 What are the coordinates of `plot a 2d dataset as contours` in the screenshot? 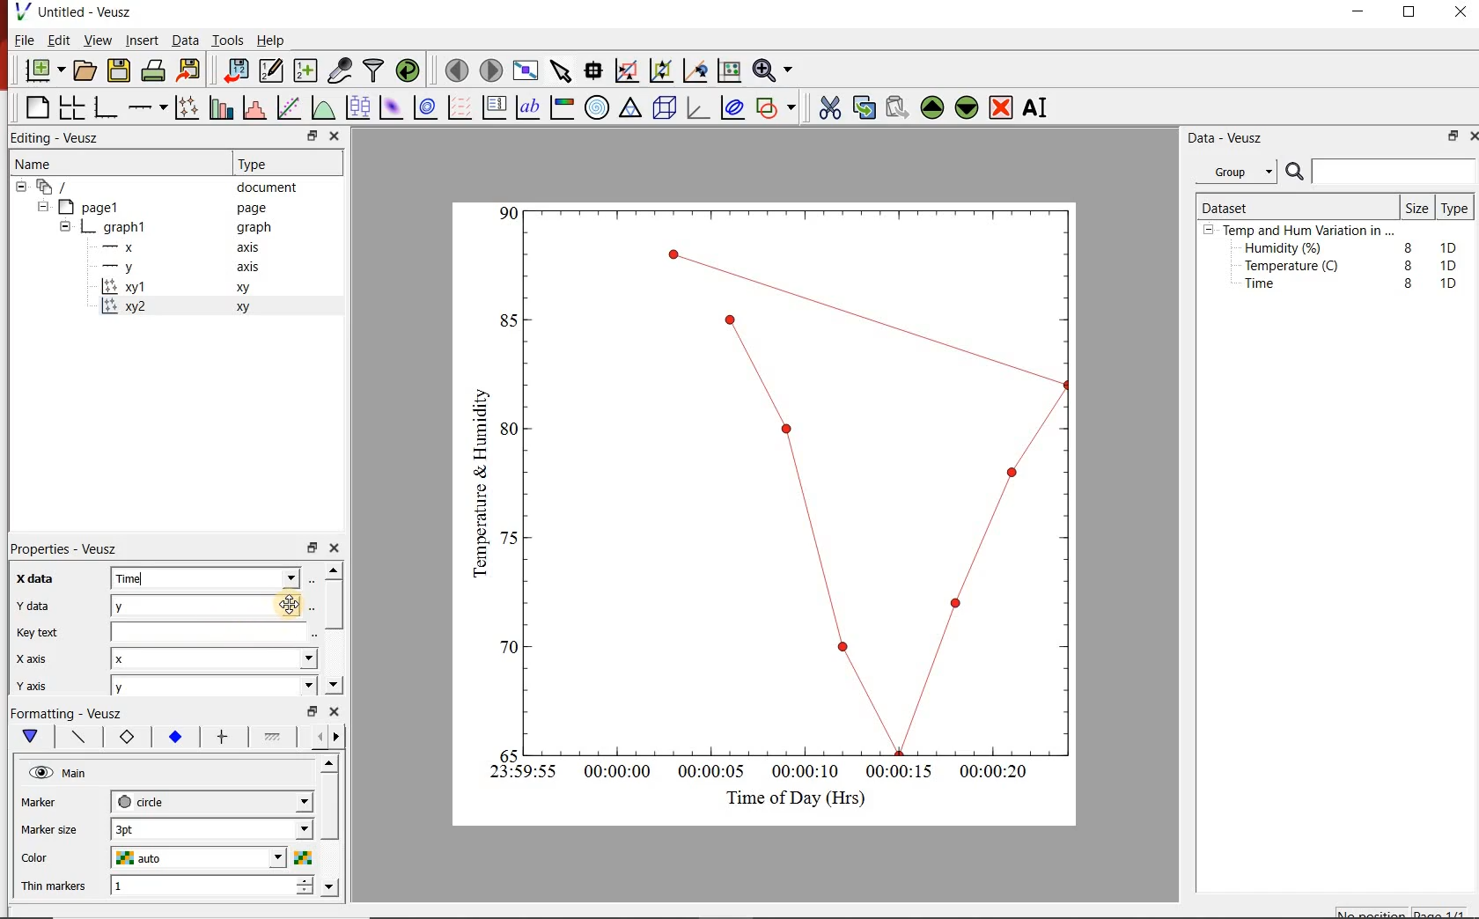 It's located at (430, 108).